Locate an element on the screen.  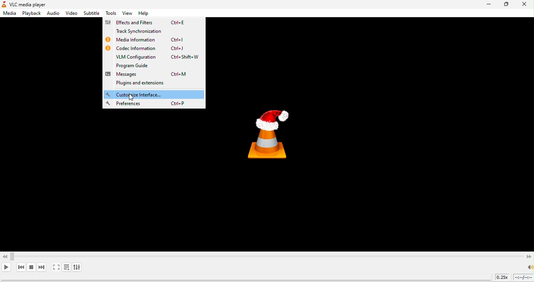
vlm configuration is located at coordinates (155, 57).